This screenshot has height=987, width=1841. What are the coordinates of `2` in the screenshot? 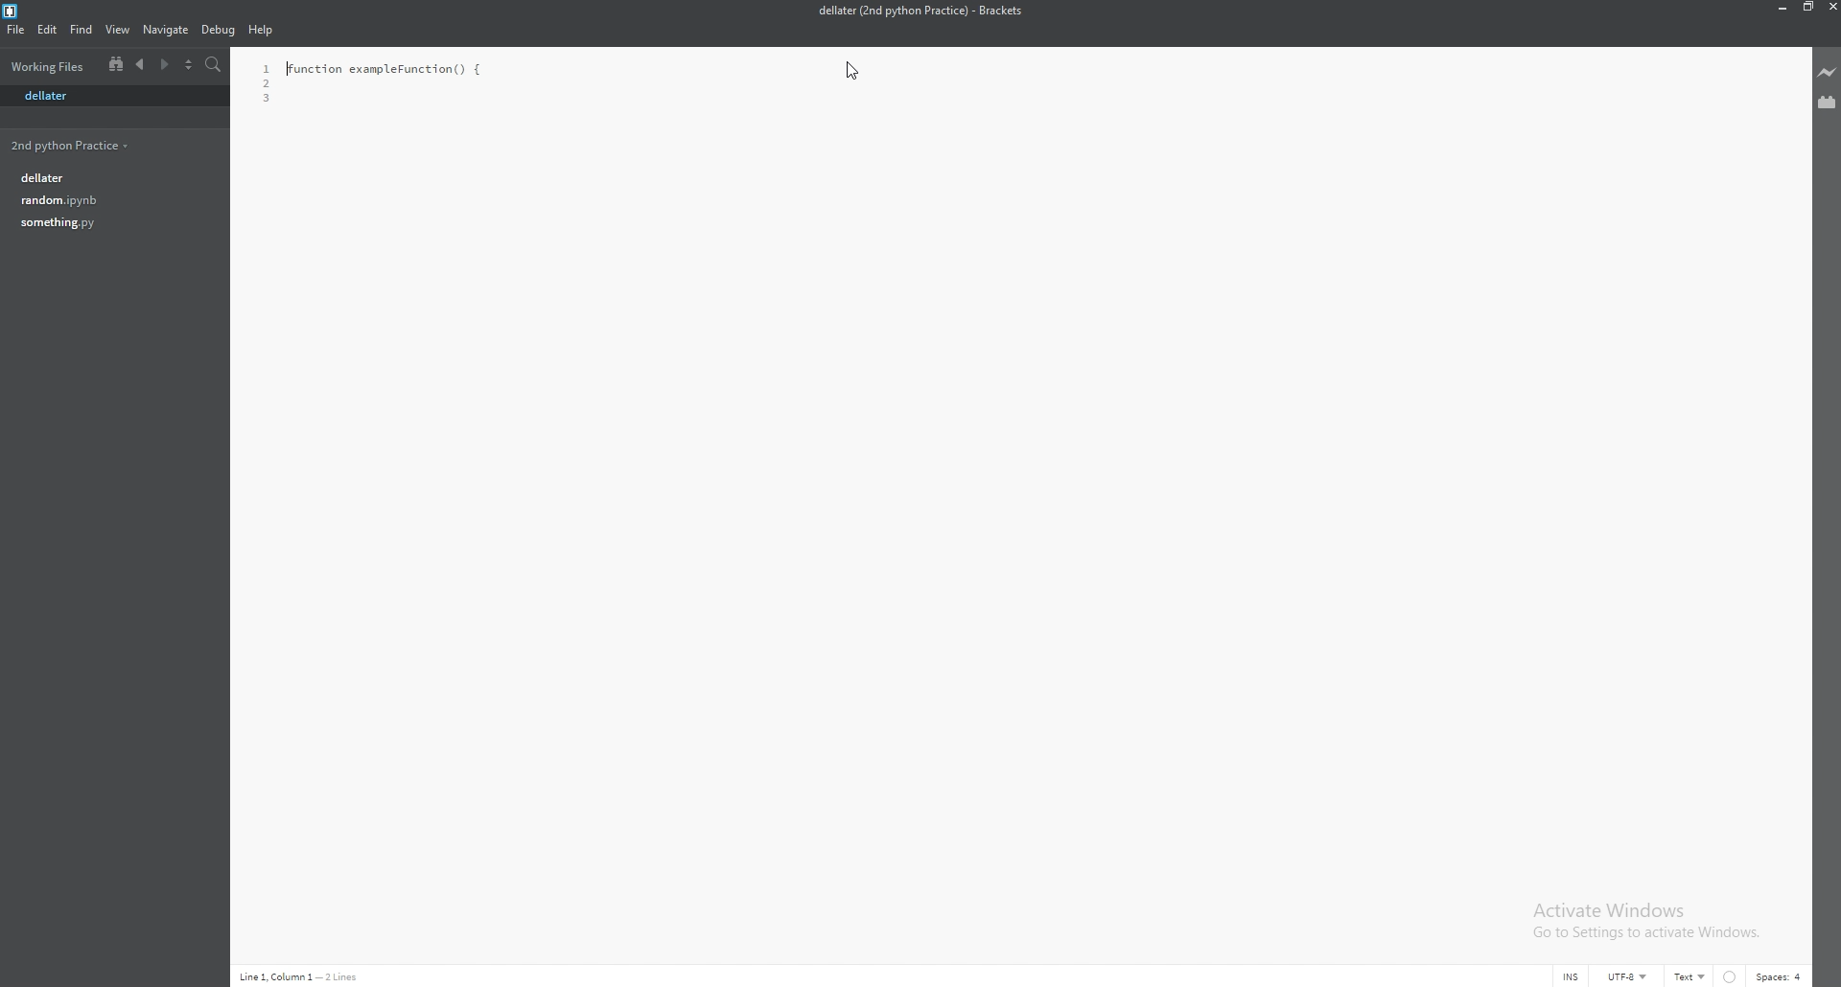 It's located at (267, 84).